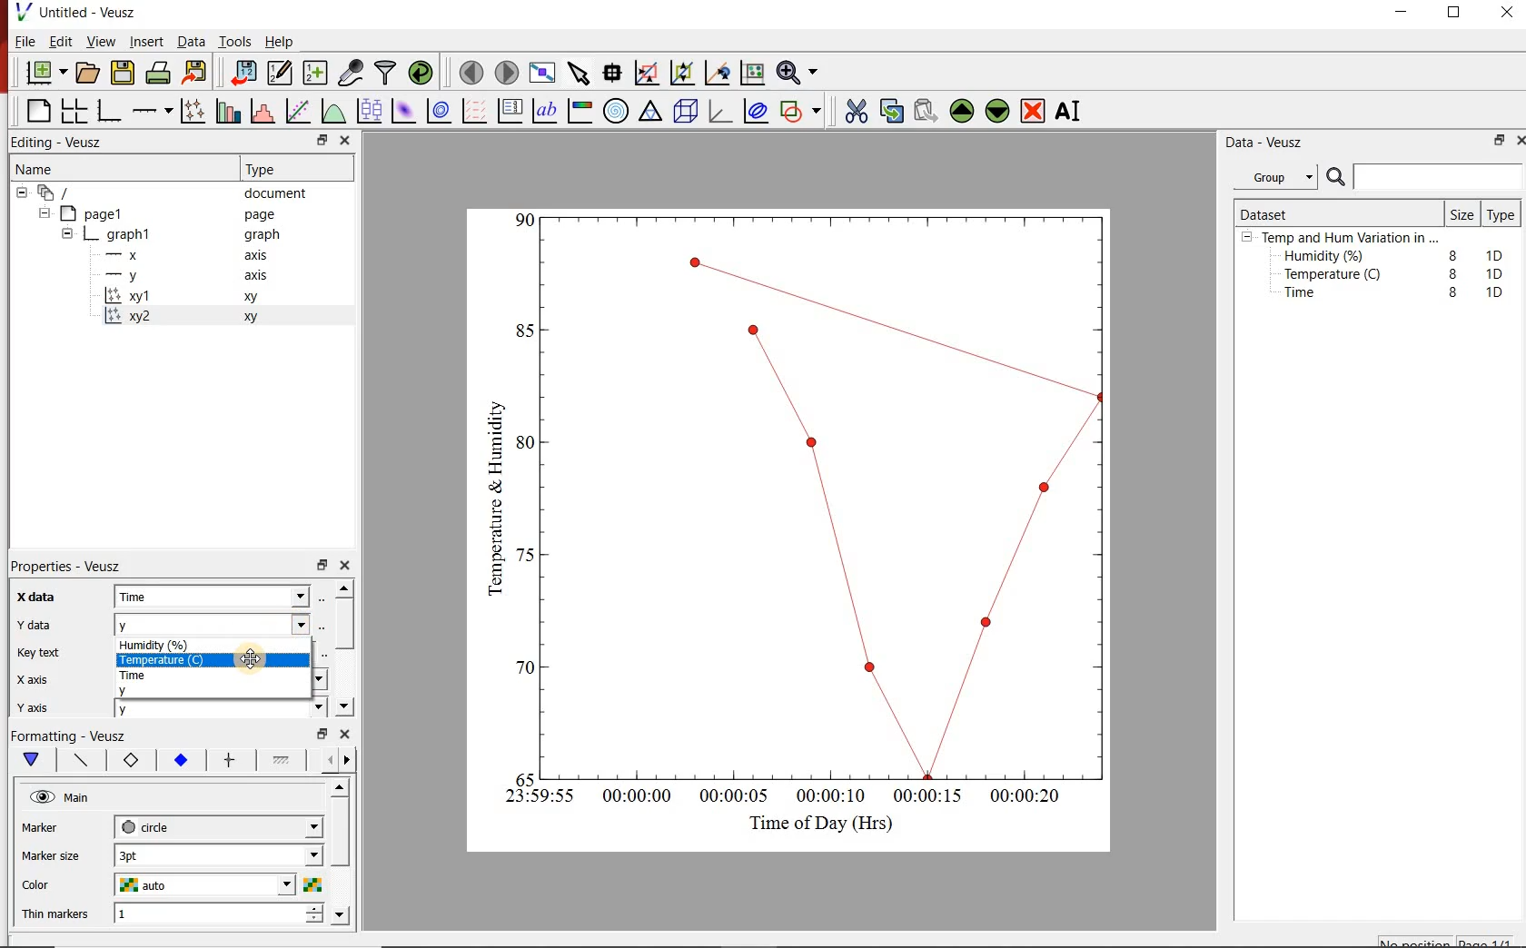  I want to click on add a shape to the plot, so click(805, 114).